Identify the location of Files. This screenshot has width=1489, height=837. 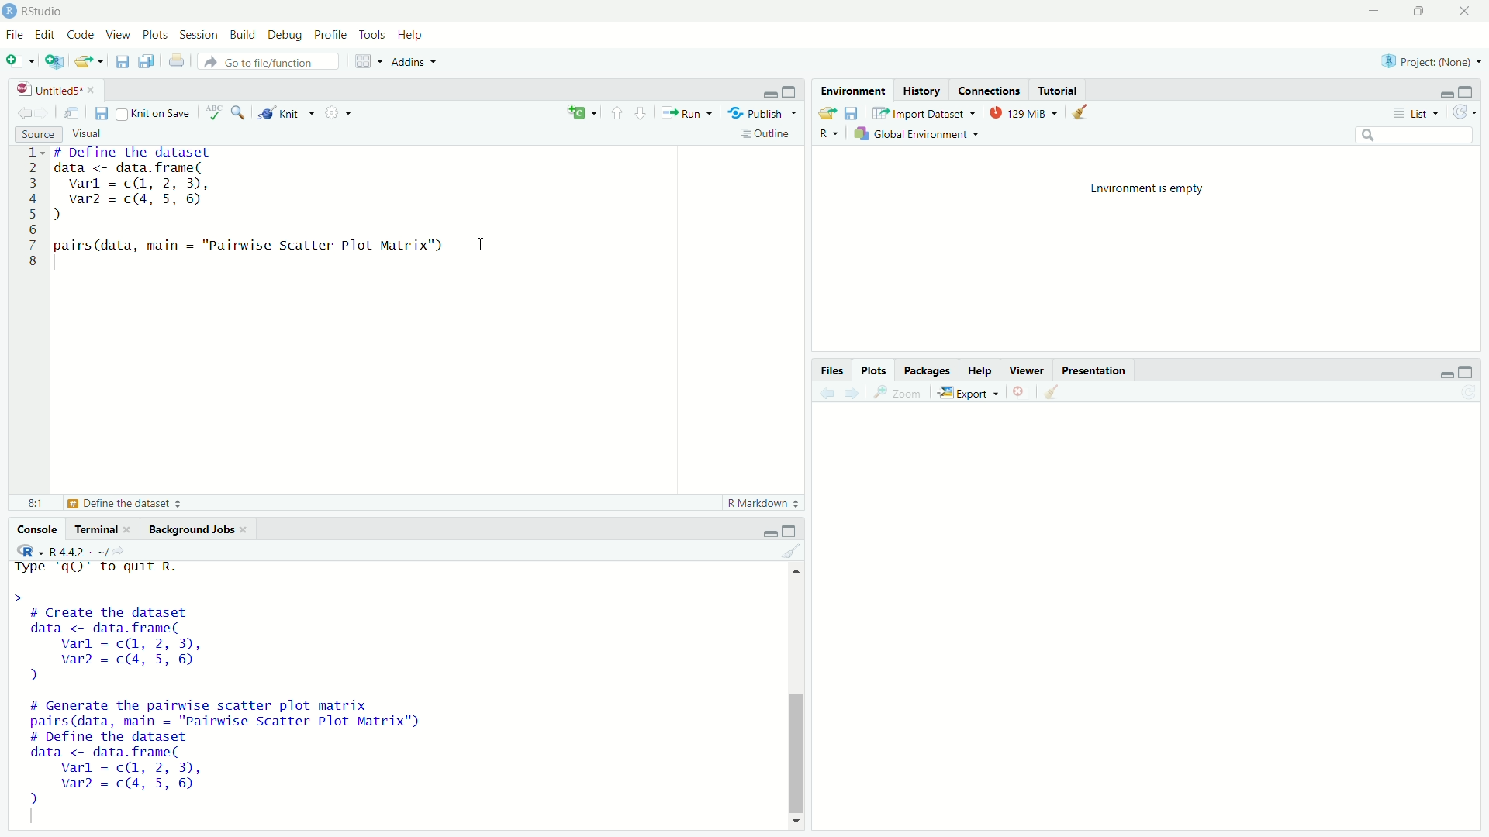
(833, 369).